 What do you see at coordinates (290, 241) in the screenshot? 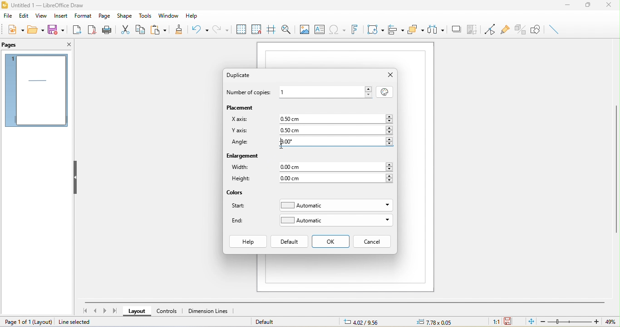
I see `default` at bounding box center [290, 241].